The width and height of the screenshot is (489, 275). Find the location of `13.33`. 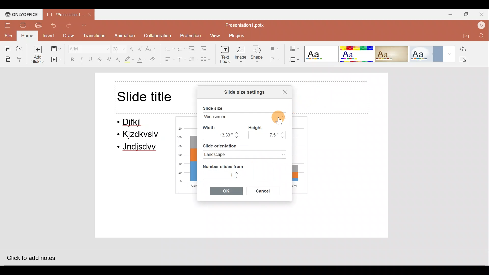

13.33 is located at coordinates (218, 135).